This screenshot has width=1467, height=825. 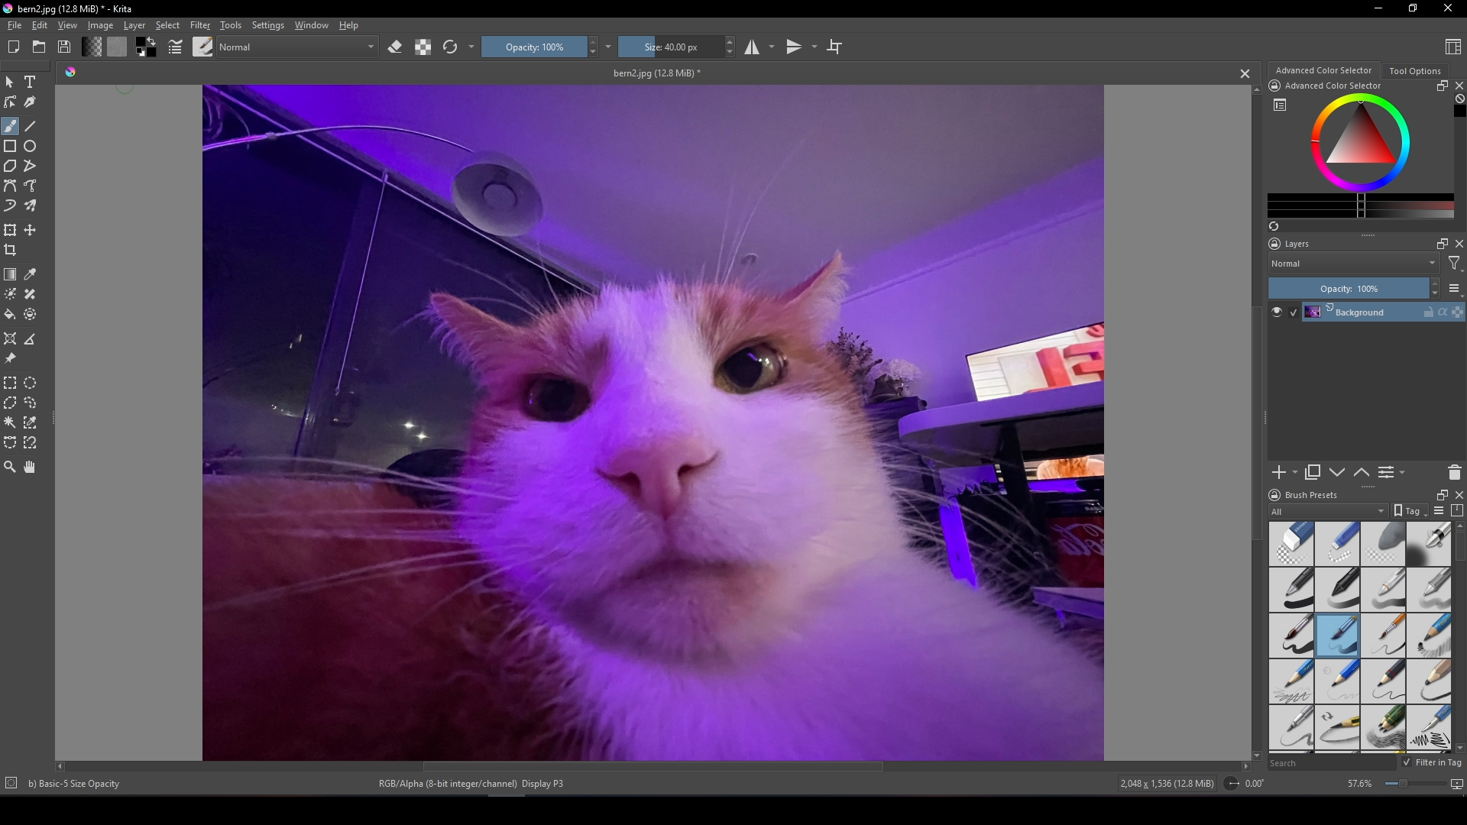 I want to click on Docket lock, so click(x=1275, y=243).